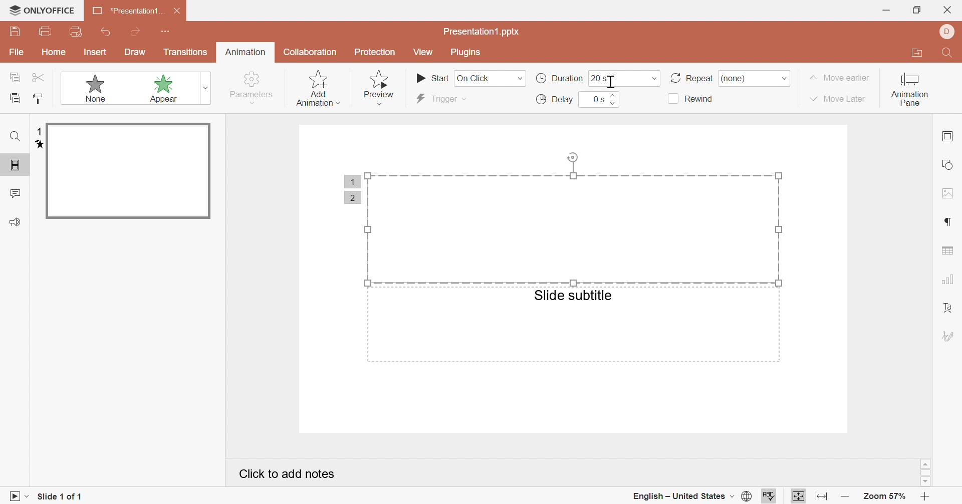  Describe the element at coordinates (185, 53) in the screenshot. I see `transitions` at that location.